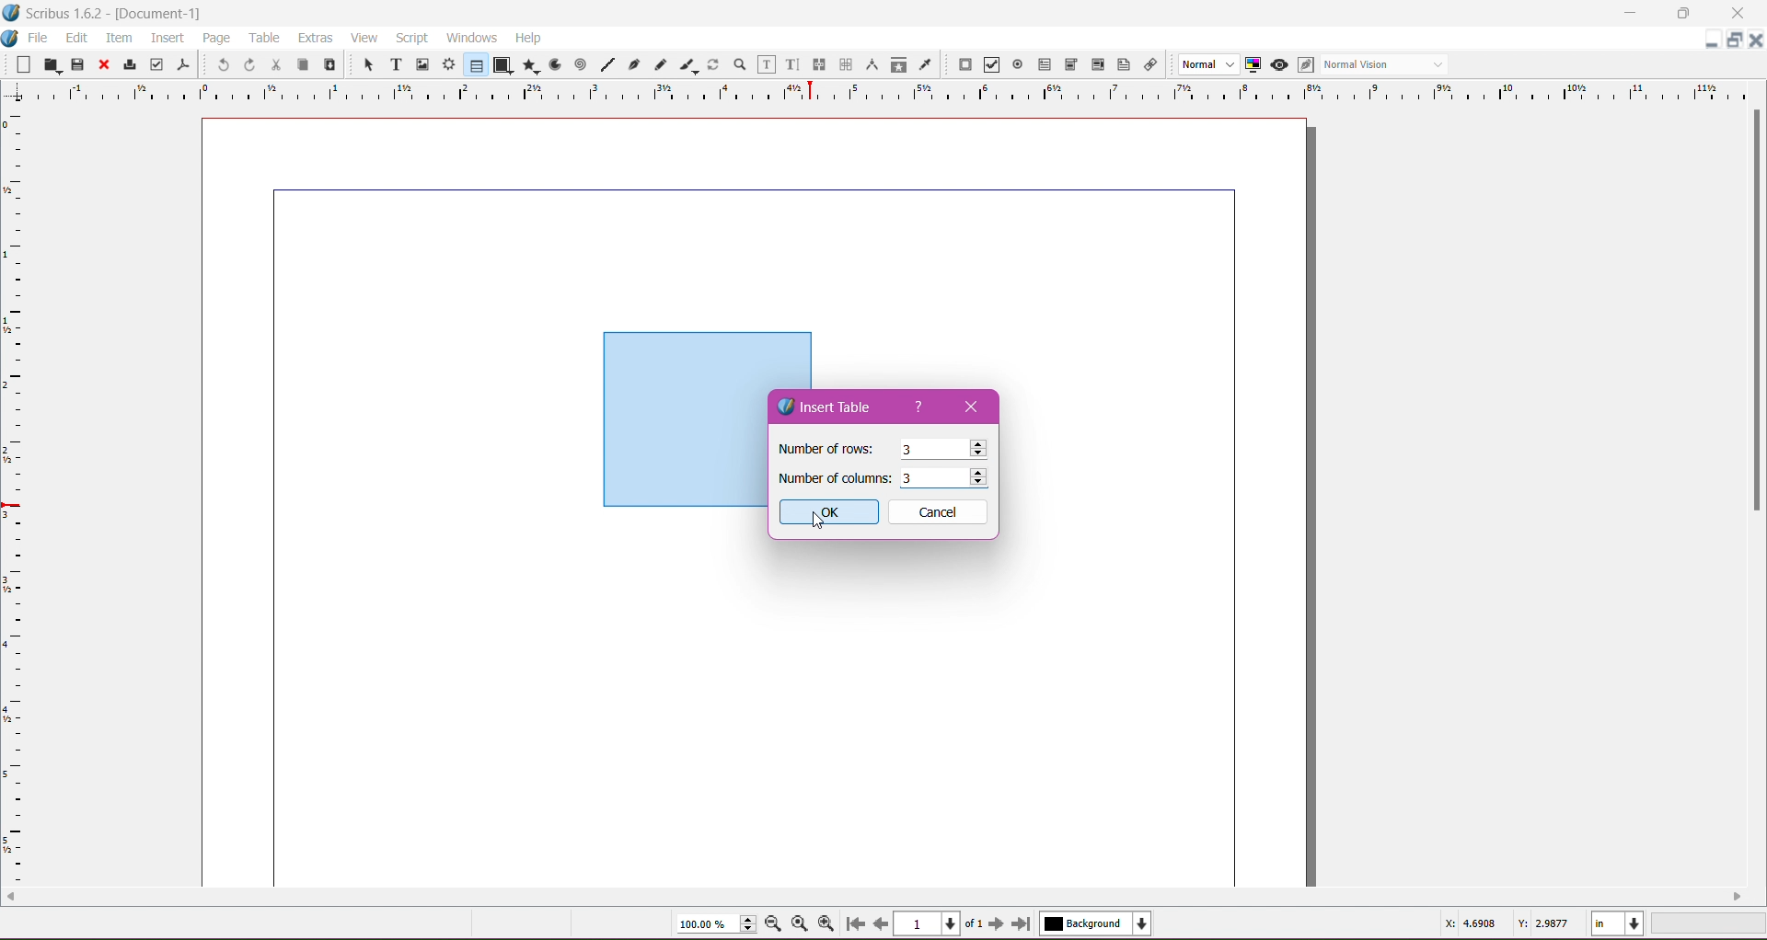 Image resolution: width=1767 pixels, height=940 pixels. Describe the element at coordinates (826, 449) in the screenshot. I see `Number of rows:` at that location.